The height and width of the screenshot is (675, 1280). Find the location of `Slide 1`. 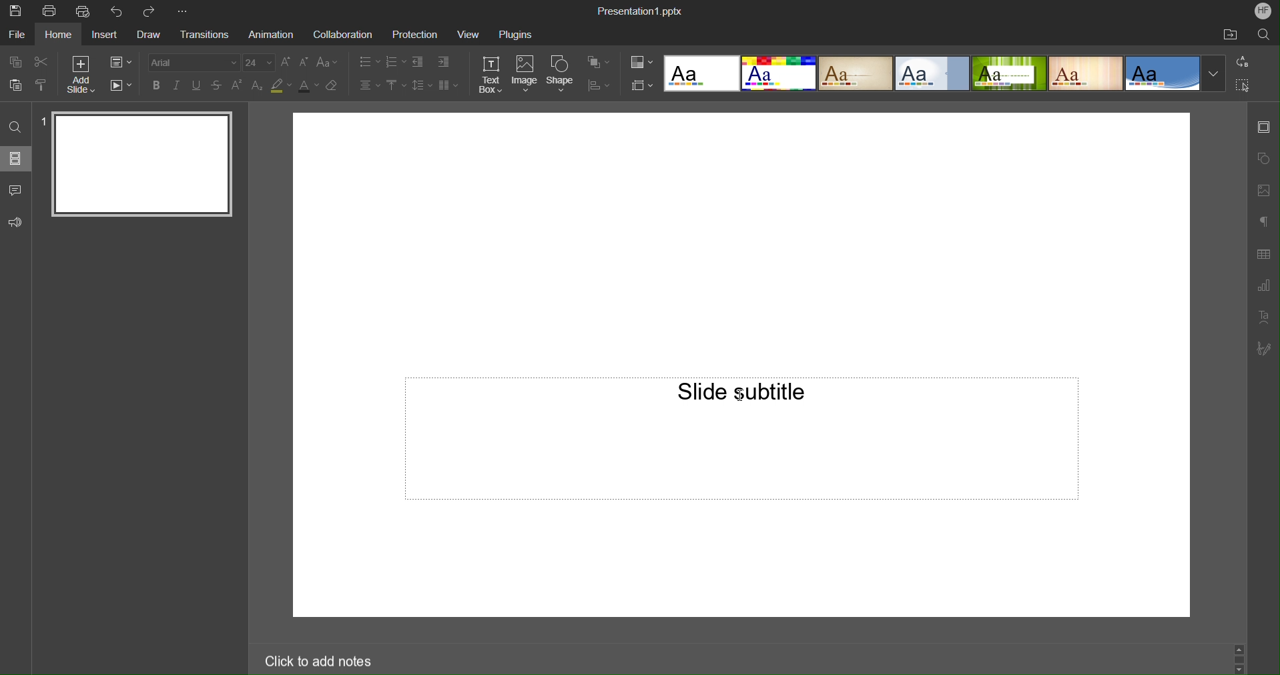

Slide 1 is located at coordinates (143, 164).